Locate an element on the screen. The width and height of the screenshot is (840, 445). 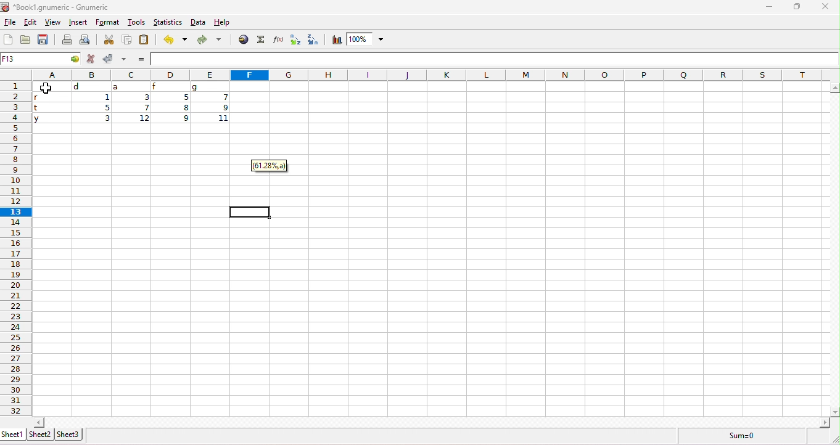
cut is located at coordinates (110, 39).